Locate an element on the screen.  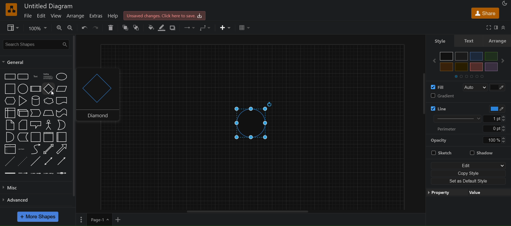
file is located at coordinates (29, 15).